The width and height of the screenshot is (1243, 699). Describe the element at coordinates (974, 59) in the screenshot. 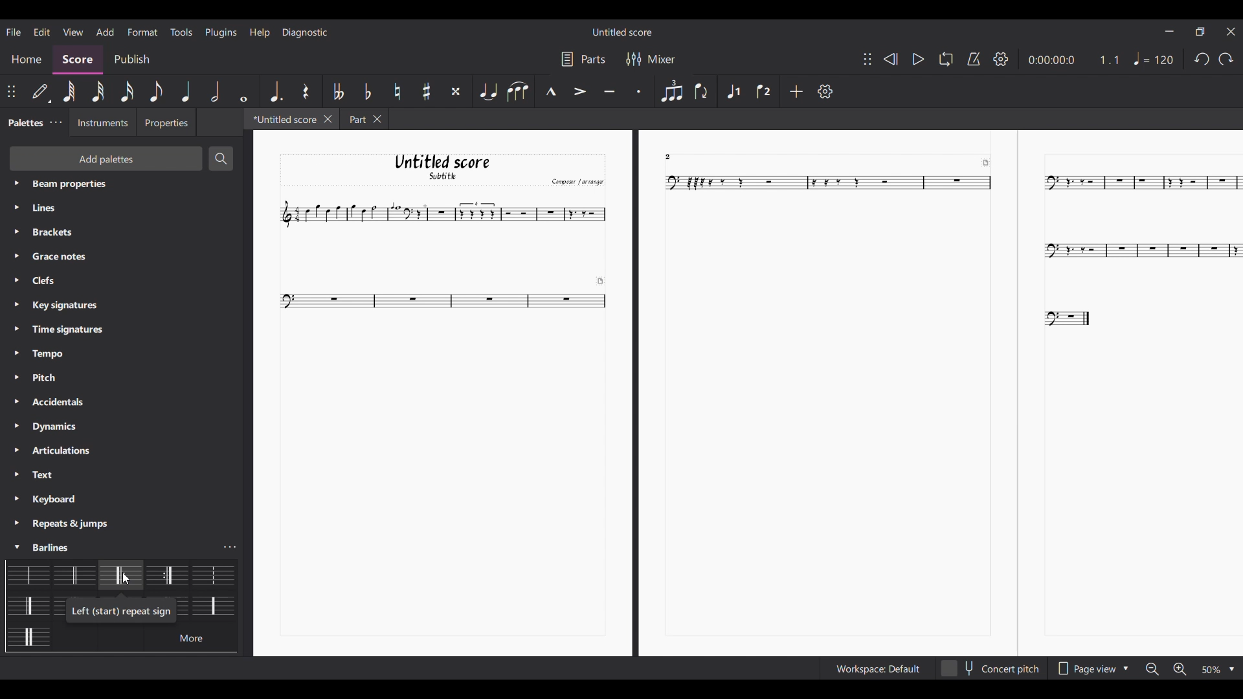

I see `Metronome` at that location.